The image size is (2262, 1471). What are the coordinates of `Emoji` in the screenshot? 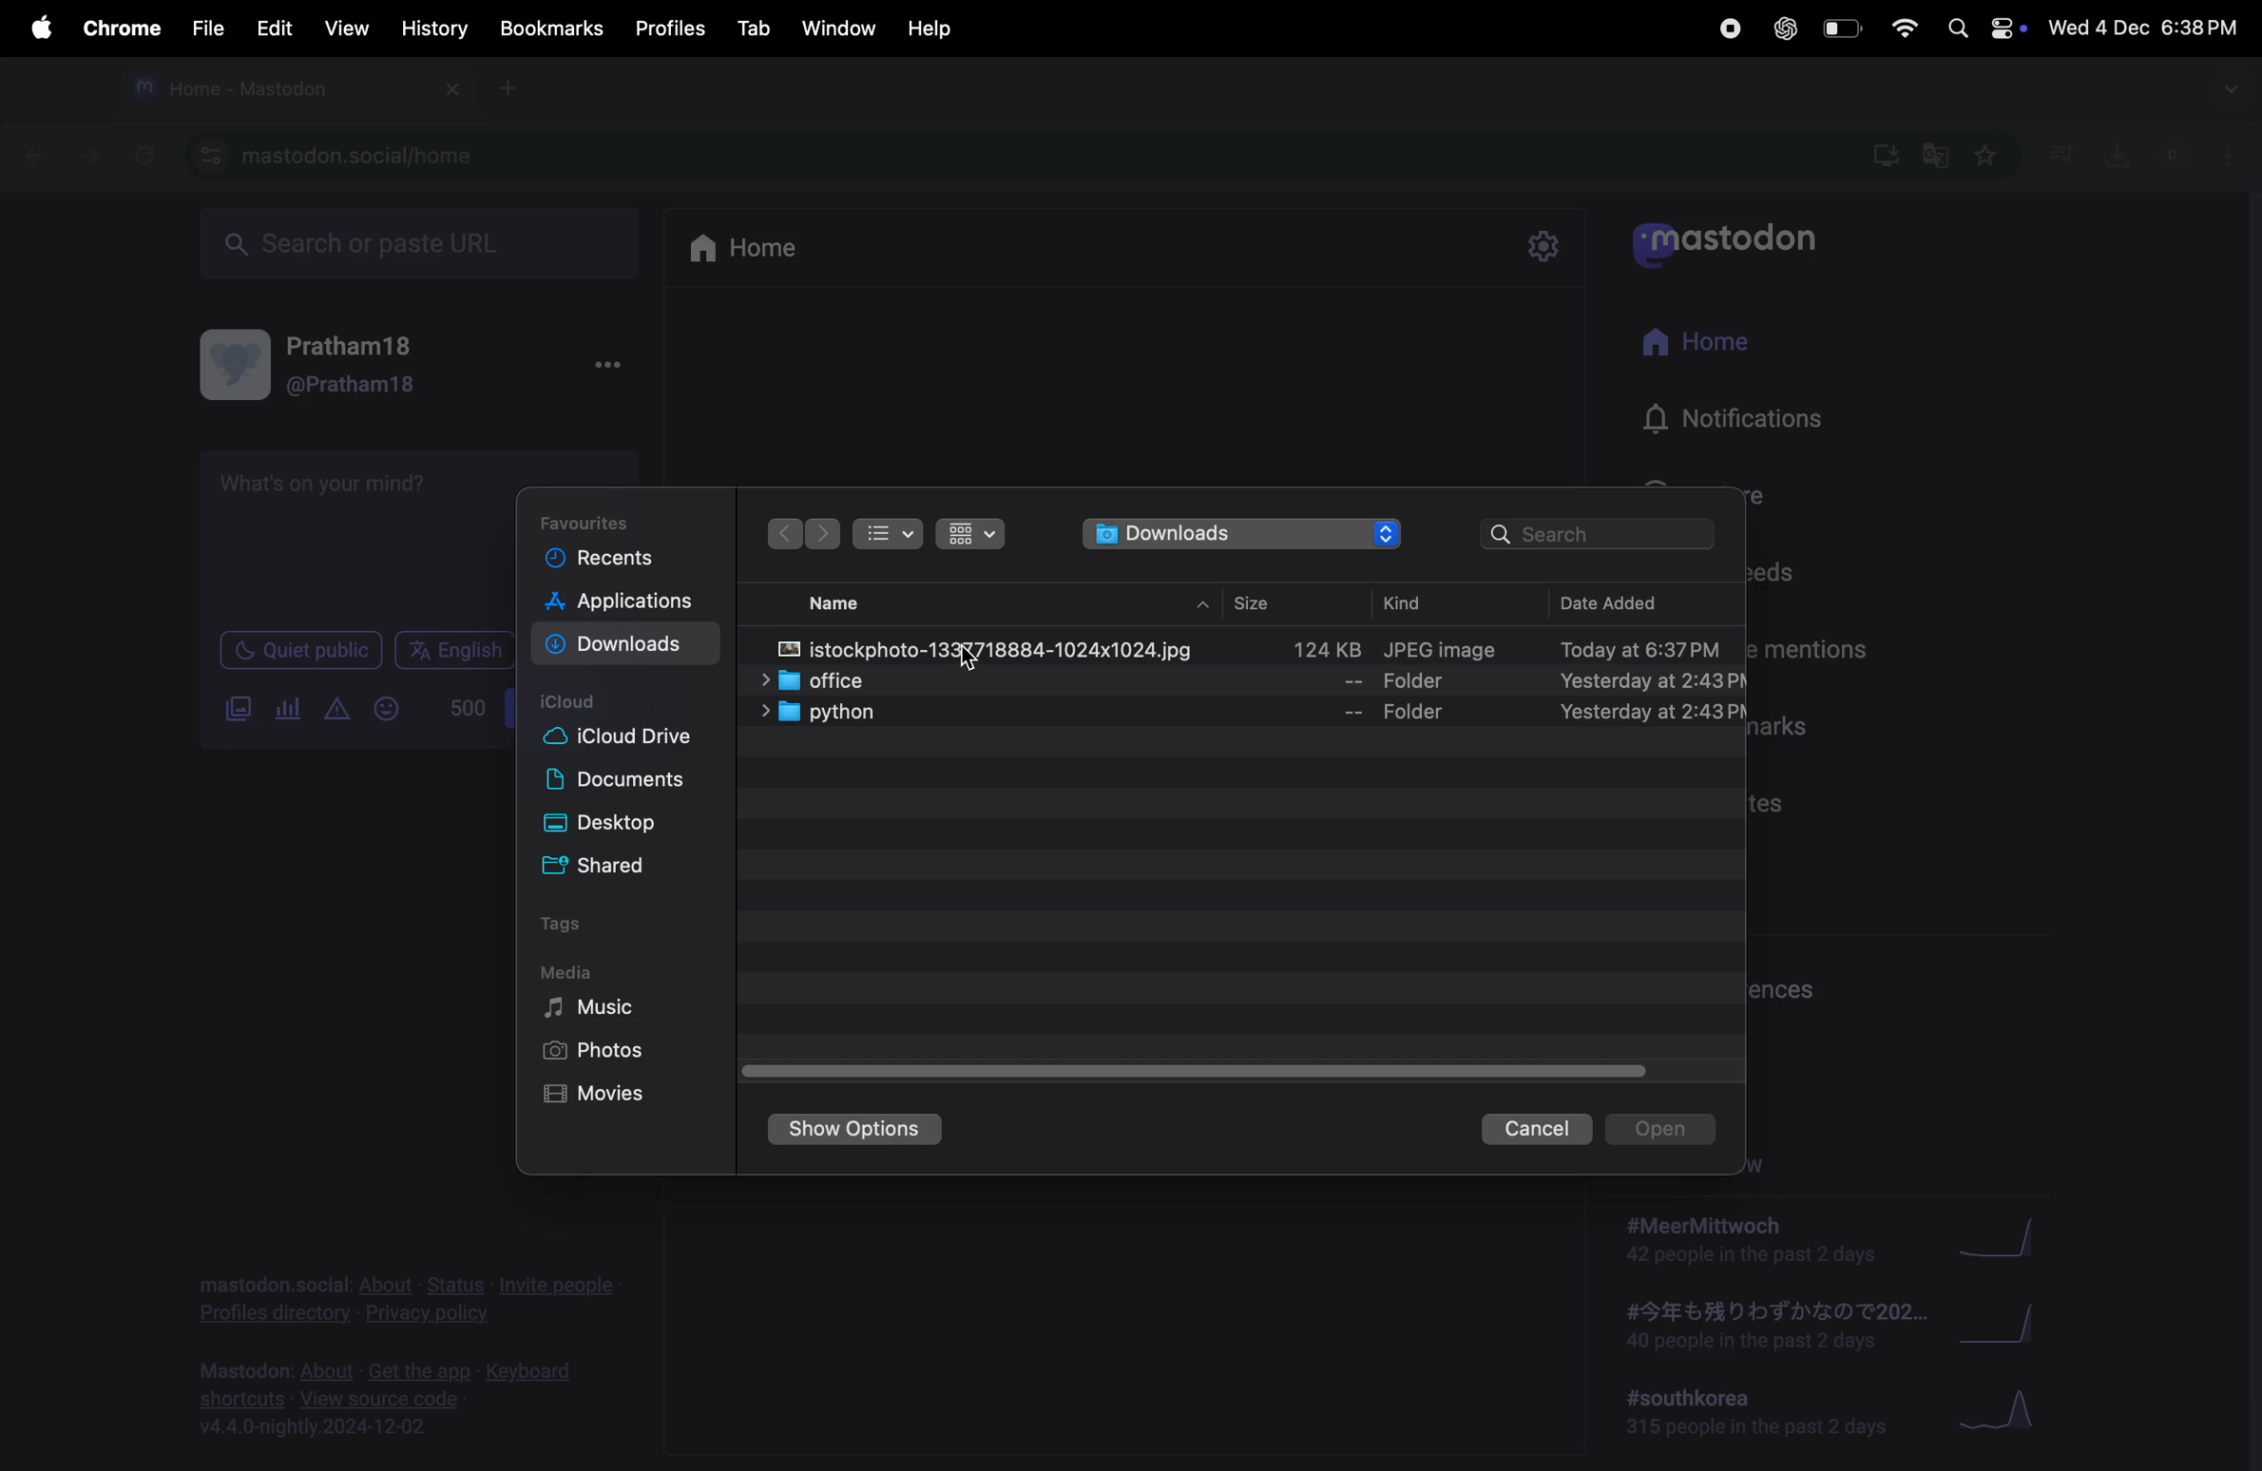 It's located at (382, 709).